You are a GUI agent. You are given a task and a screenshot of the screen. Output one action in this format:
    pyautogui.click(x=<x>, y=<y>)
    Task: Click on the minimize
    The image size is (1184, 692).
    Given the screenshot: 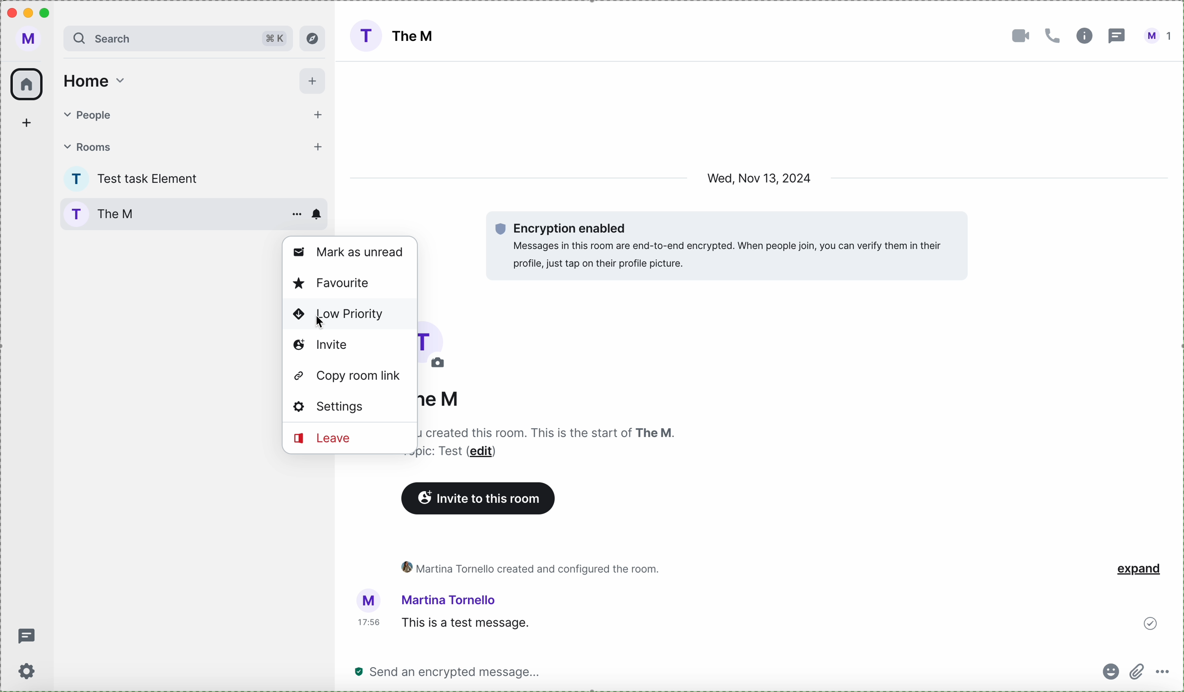 What is the action you would take?
    pyautogui.click(x=29, y=13)
    